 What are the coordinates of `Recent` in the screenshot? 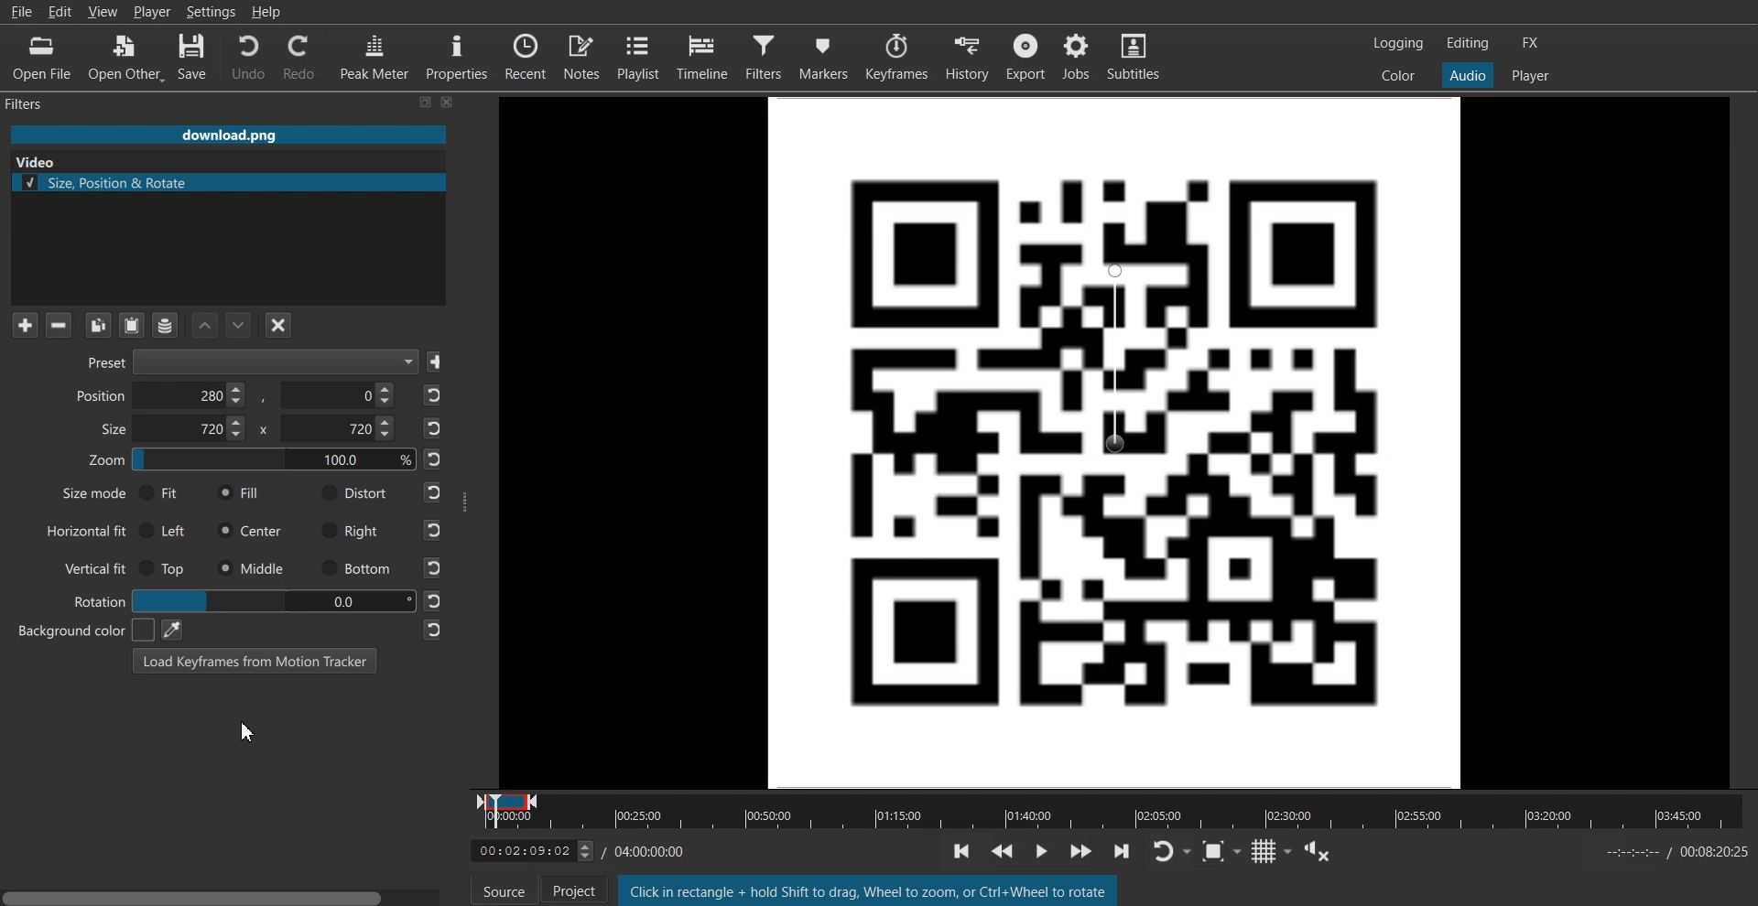 It's located at (526, 56).